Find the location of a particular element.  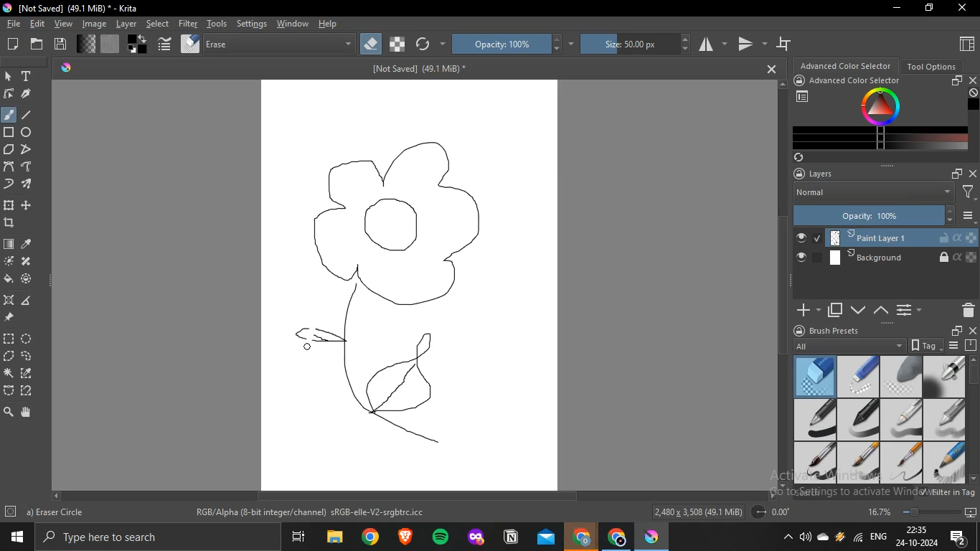

window is located at coordinates (291, 24).